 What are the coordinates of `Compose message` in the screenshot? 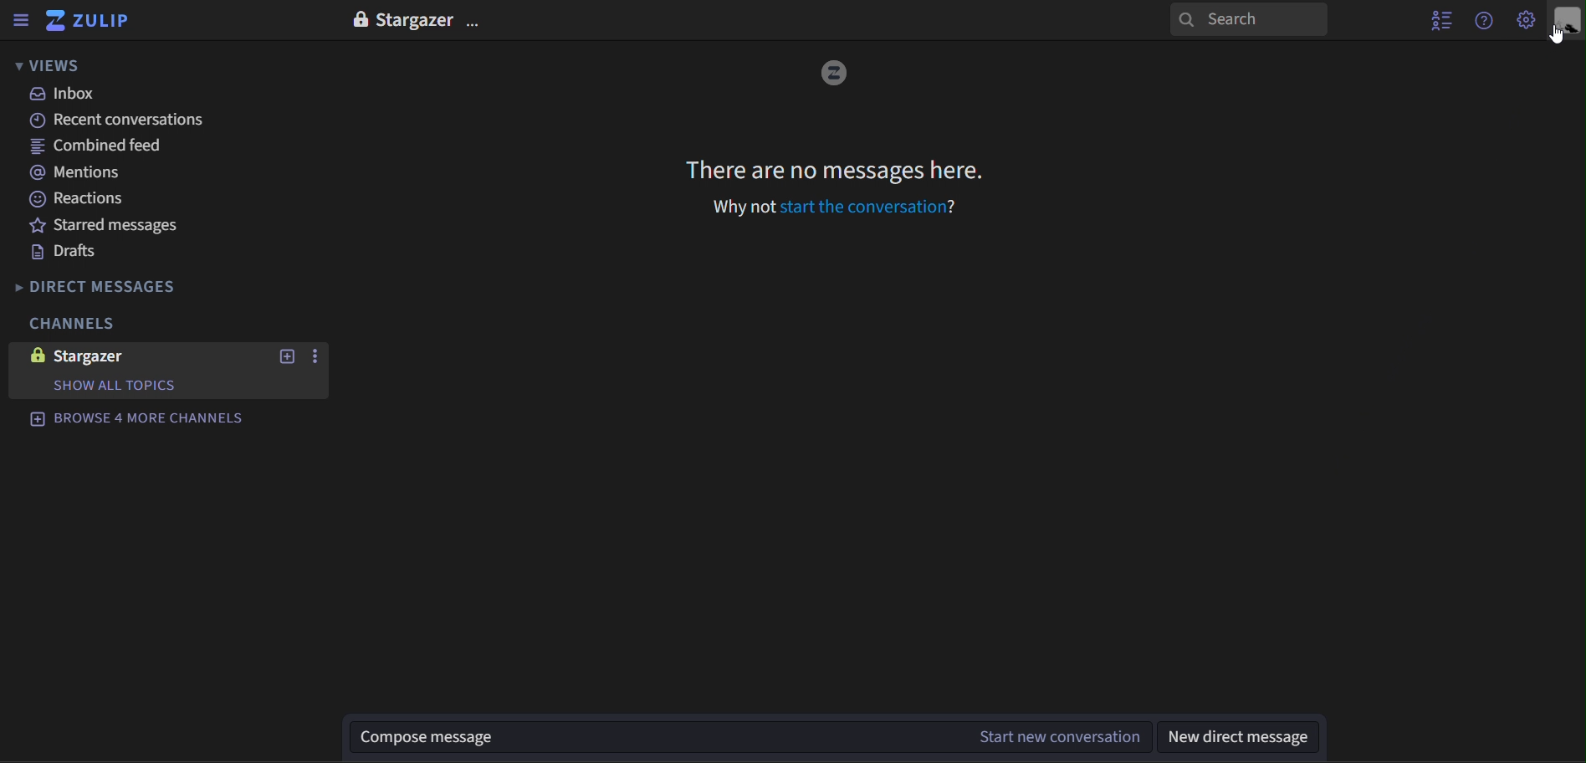 It's located at (651, 739).